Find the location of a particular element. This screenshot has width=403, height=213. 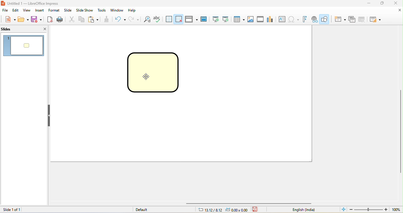

image is located at coordinates (251, 19).